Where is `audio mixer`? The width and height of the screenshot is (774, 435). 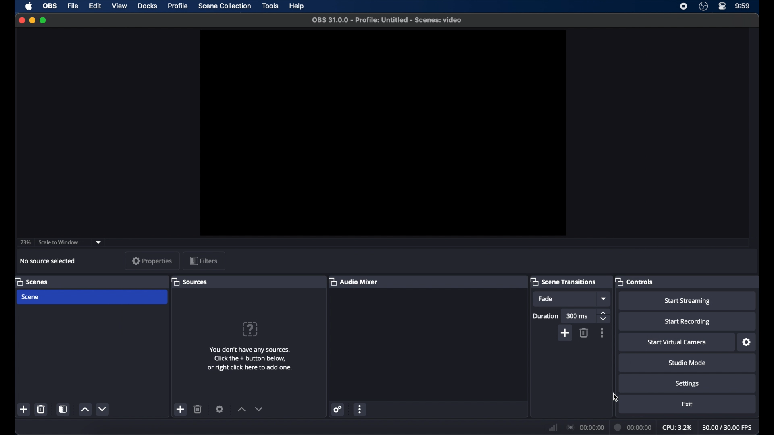 audio mixer is located at coordinates (354, 281).